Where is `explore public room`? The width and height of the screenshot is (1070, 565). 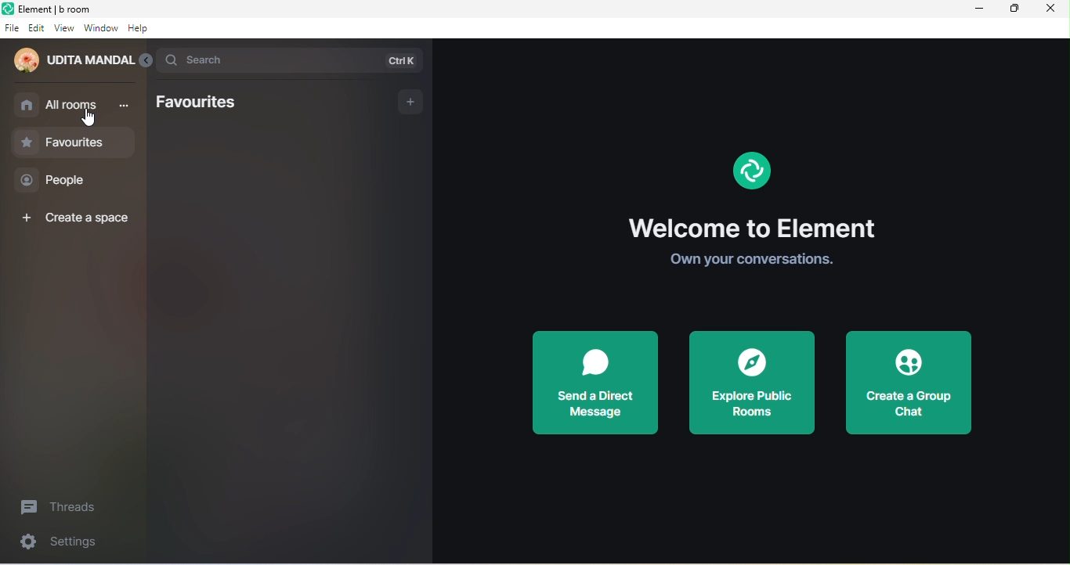 explore public room is located at coordinates (754, 382).